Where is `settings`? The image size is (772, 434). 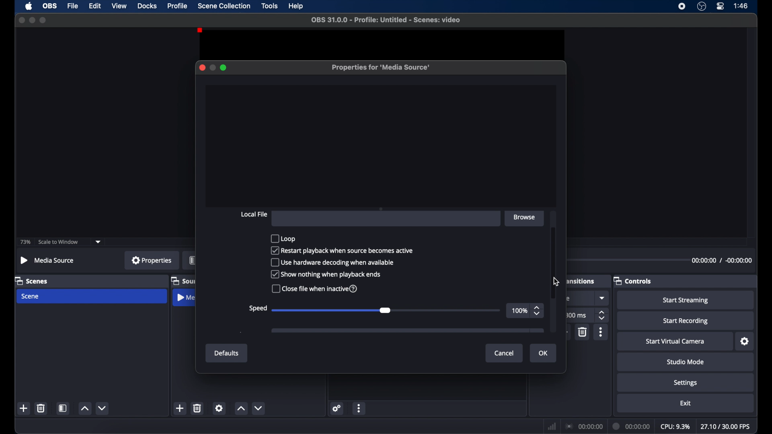
settings is located at coordinates (219, 408).